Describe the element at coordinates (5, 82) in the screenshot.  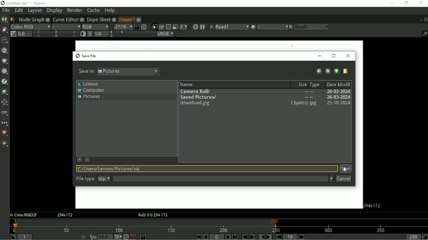
I see `Keyer` at that location.